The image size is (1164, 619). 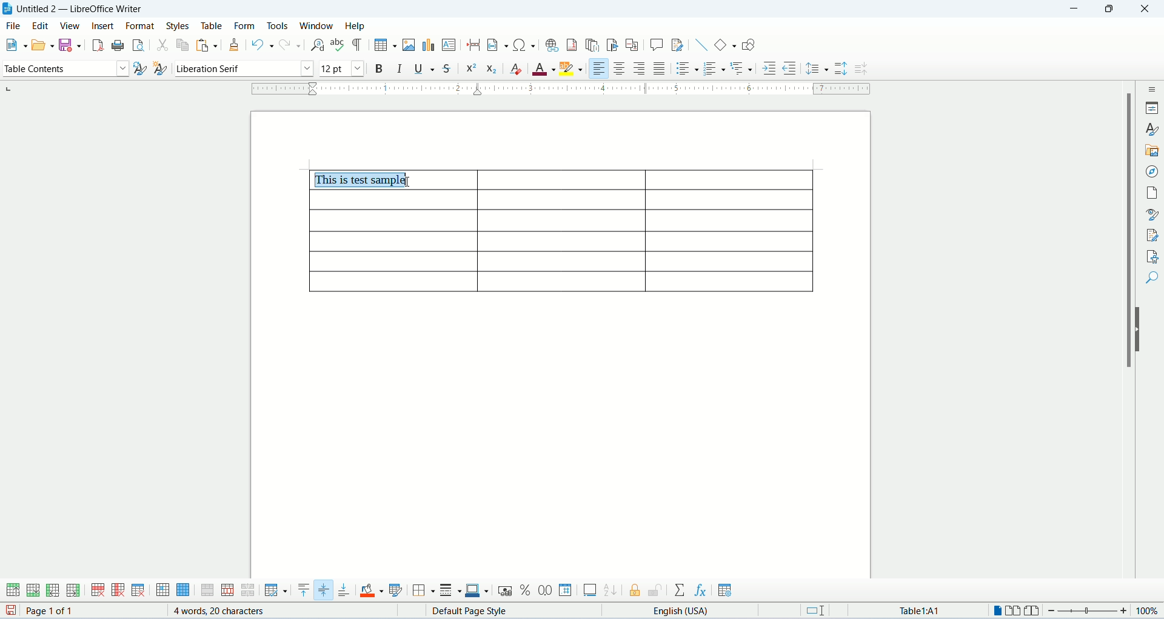 What do you see at coordinates (373, 590) in the screenshot?
I see `cell background color` at bounding box center [373, 590].